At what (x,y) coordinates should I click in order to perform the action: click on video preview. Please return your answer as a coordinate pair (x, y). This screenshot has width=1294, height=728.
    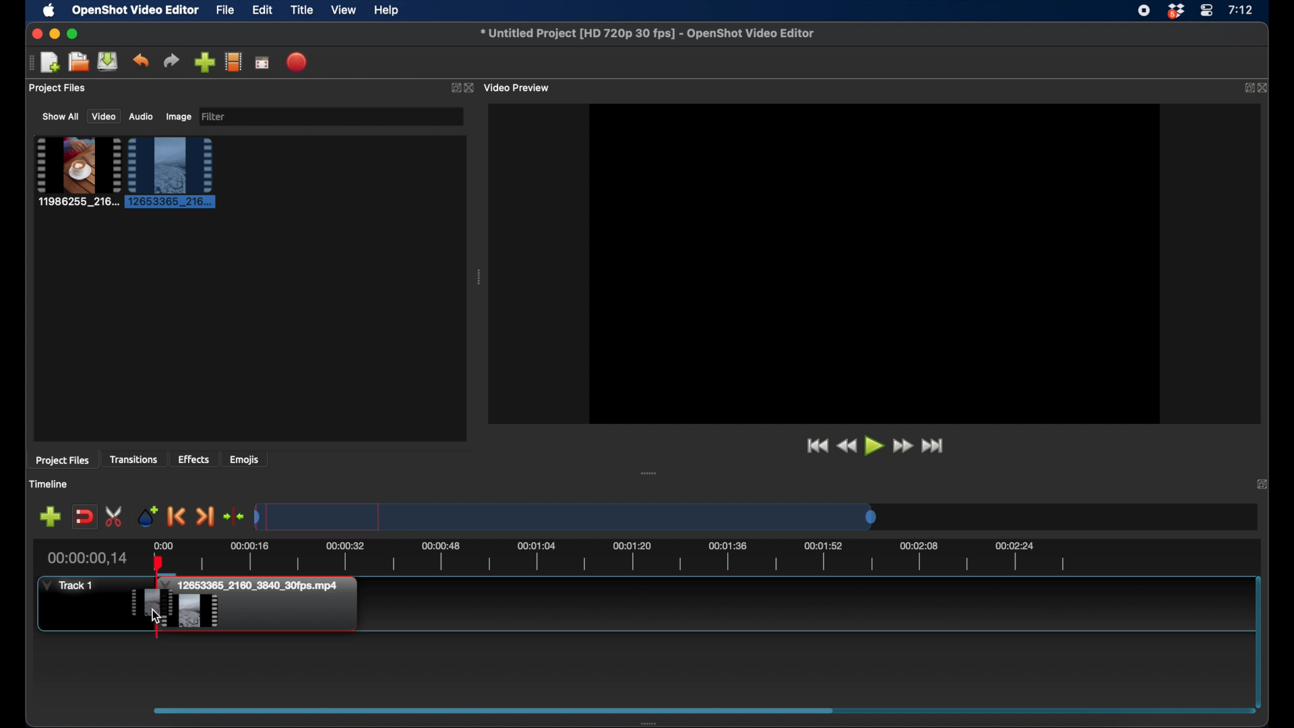
    Looking at the image, I should click on (521, 87).